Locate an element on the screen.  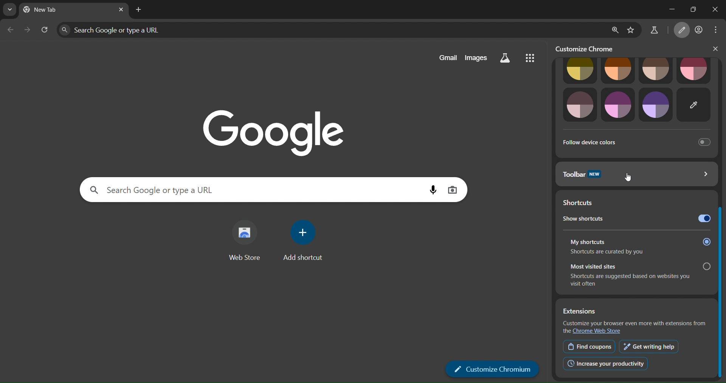
theme is located at coordinates (578, 70).